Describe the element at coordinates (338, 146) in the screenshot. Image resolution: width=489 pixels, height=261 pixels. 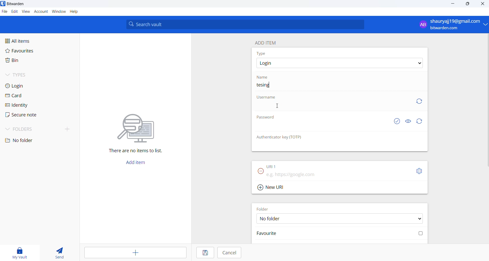
I see `otp input box` at that location.